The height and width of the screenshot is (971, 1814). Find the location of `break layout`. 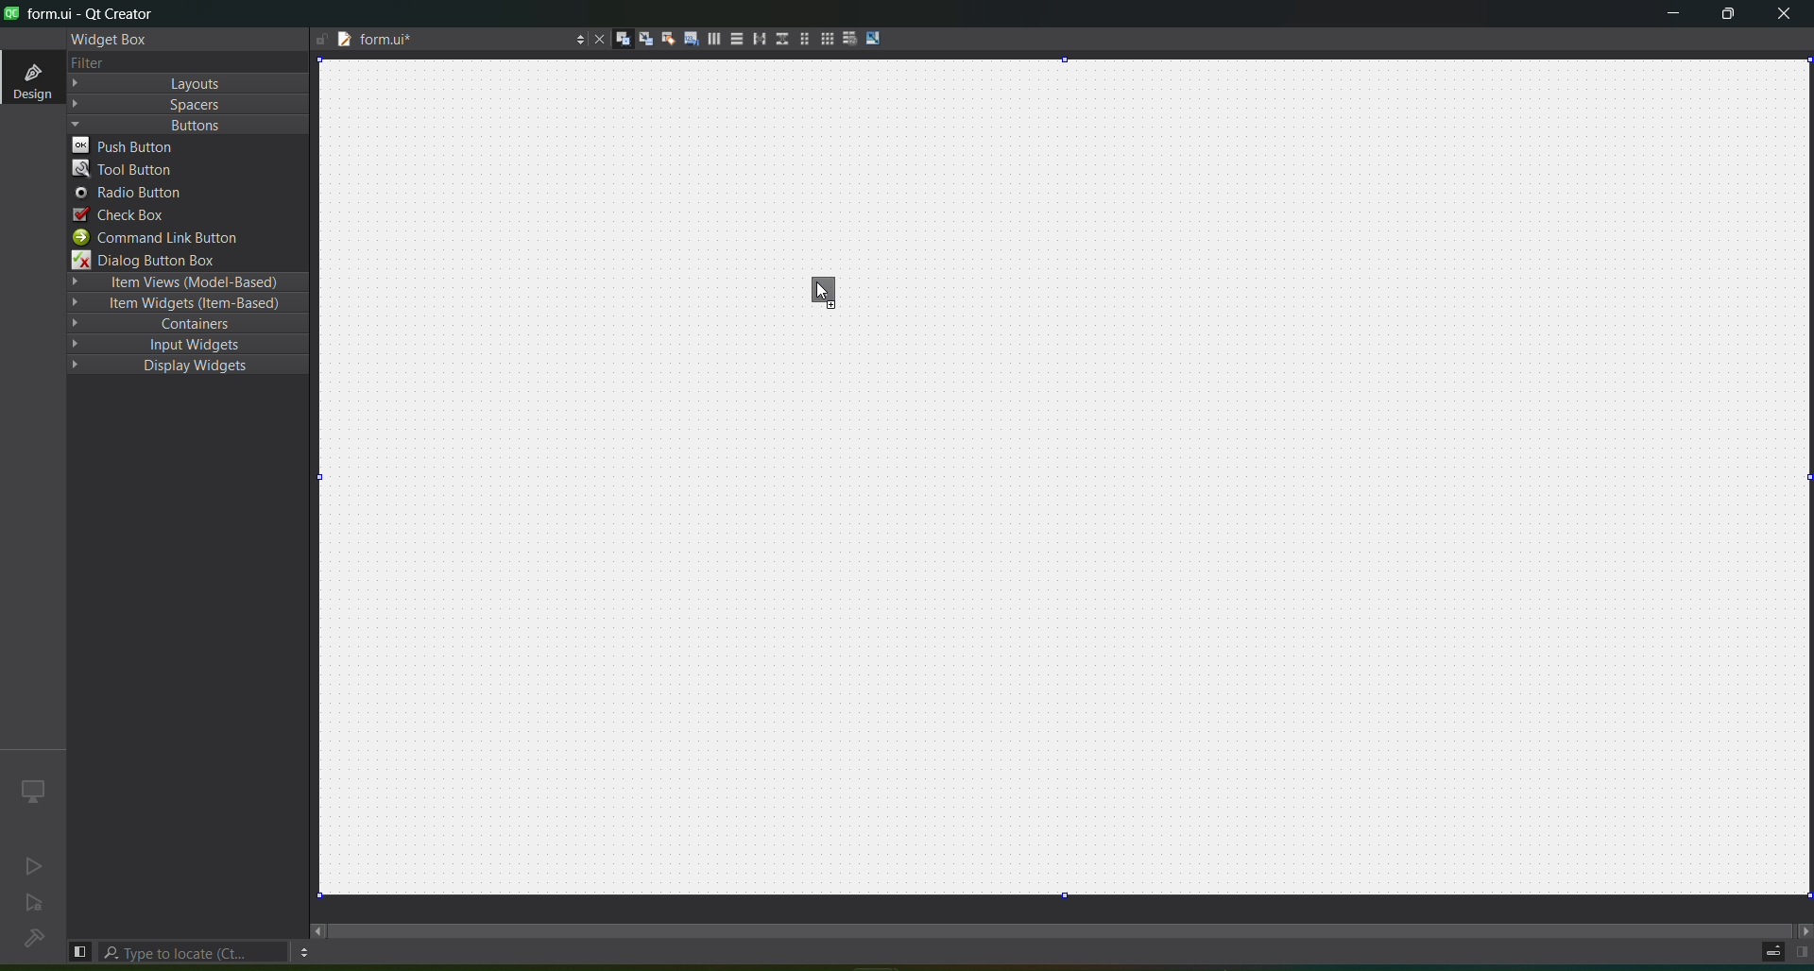

break layout is located at coordinates (849, 36).